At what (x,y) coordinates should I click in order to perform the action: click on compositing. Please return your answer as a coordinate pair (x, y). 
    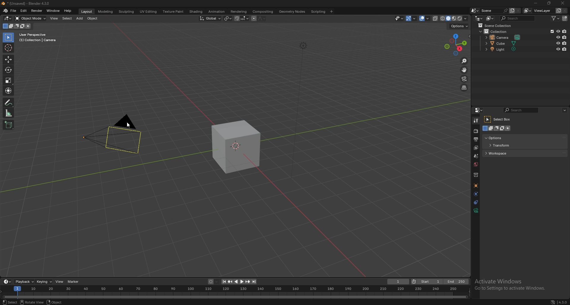
    Looking at the image, I should click on (263, 12).